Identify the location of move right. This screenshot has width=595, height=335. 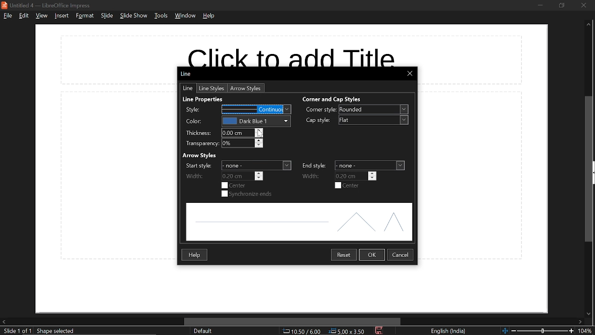
(582, 321).